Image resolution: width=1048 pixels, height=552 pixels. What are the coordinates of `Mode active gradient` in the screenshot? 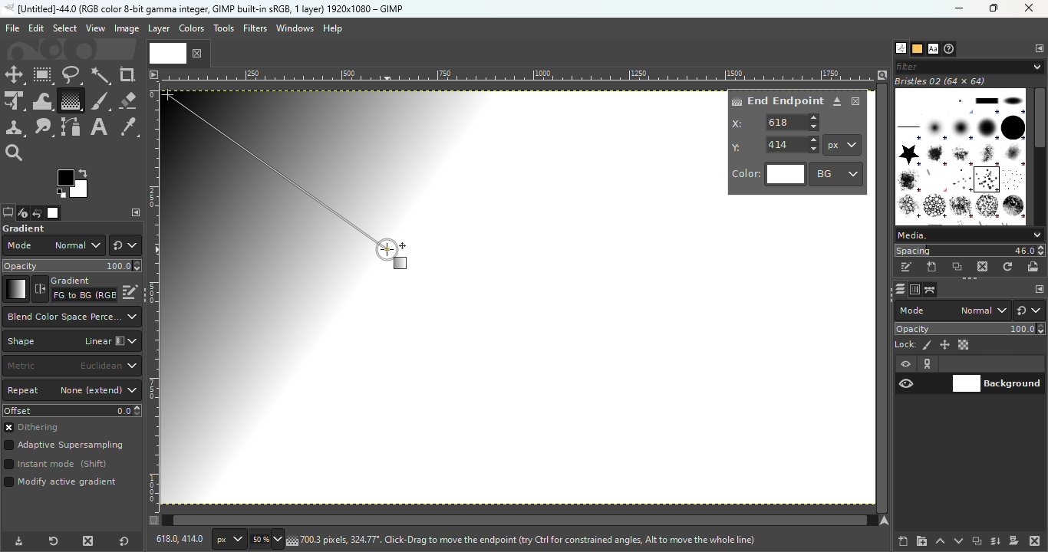 It's located at (63, 485).